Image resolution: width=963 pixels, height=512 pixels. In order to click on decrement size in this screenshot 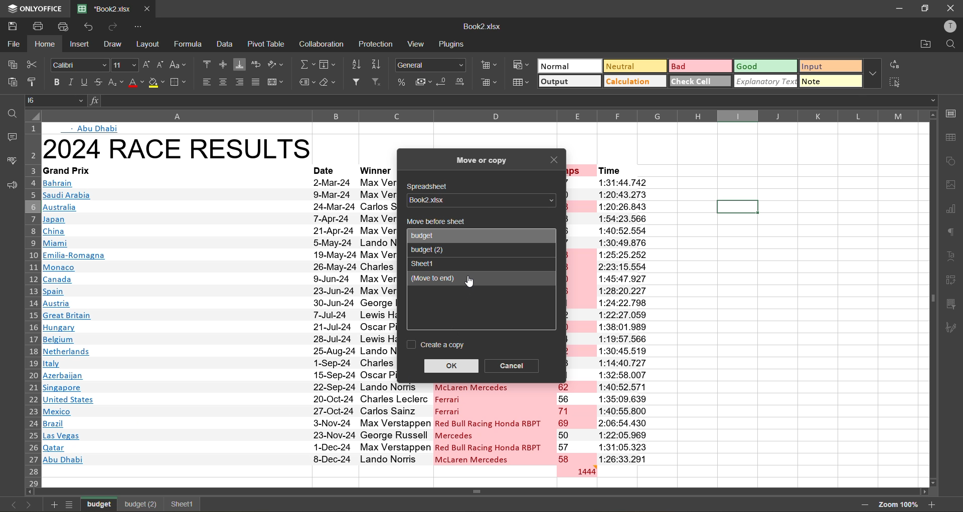, I will do `click(162, 65)`.